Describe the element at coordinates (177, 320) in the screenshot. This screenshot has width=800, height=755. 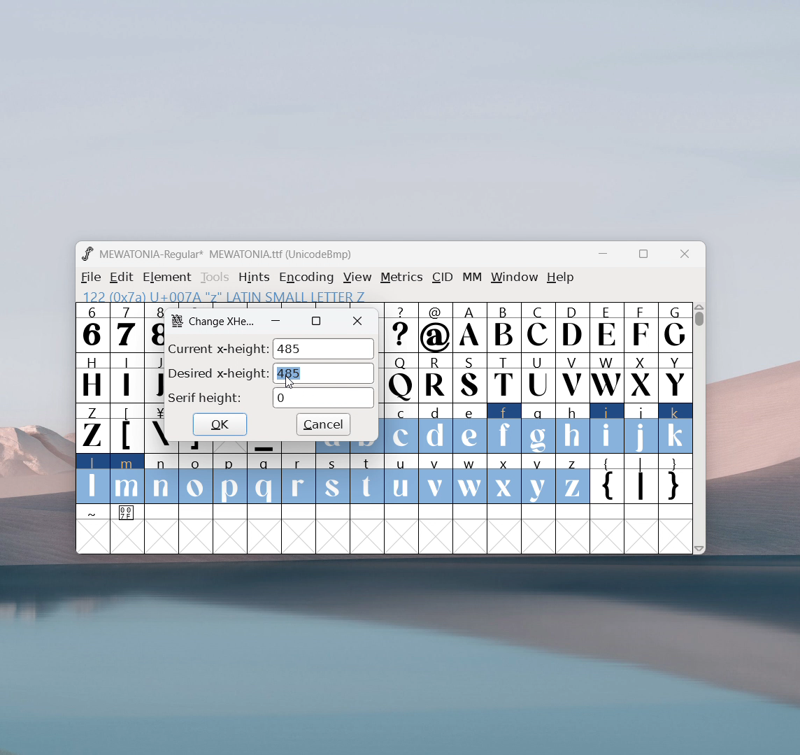
I see `logo` at that location.